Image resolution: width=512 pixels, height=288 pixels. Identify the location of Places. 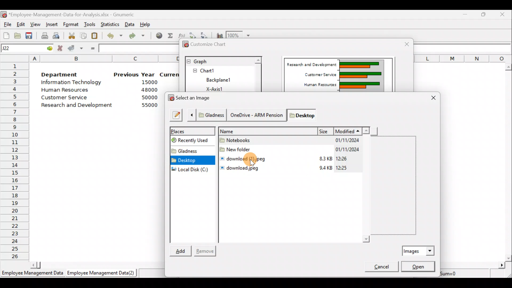
(193, 130).